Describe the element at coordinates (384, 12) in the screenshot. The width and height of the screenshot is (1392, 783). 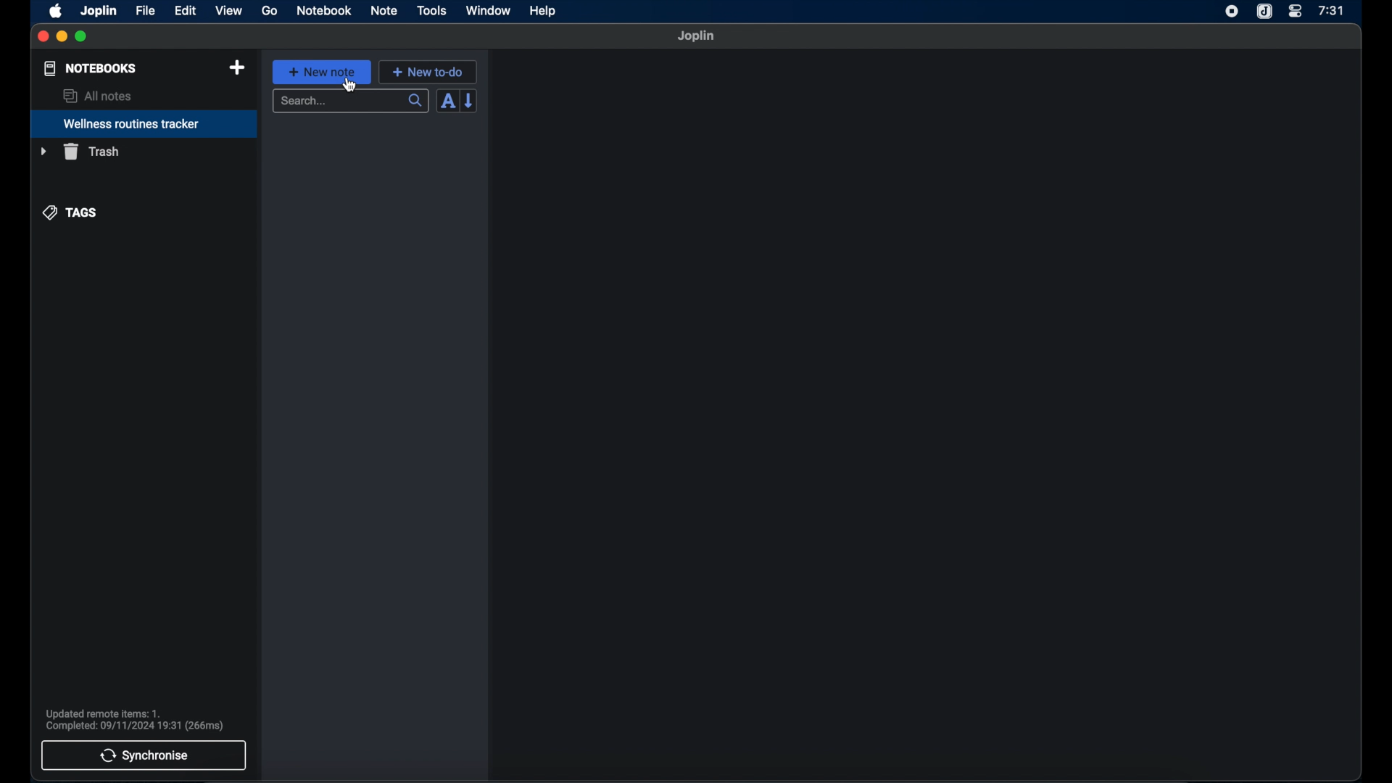
I see `note` at that location.